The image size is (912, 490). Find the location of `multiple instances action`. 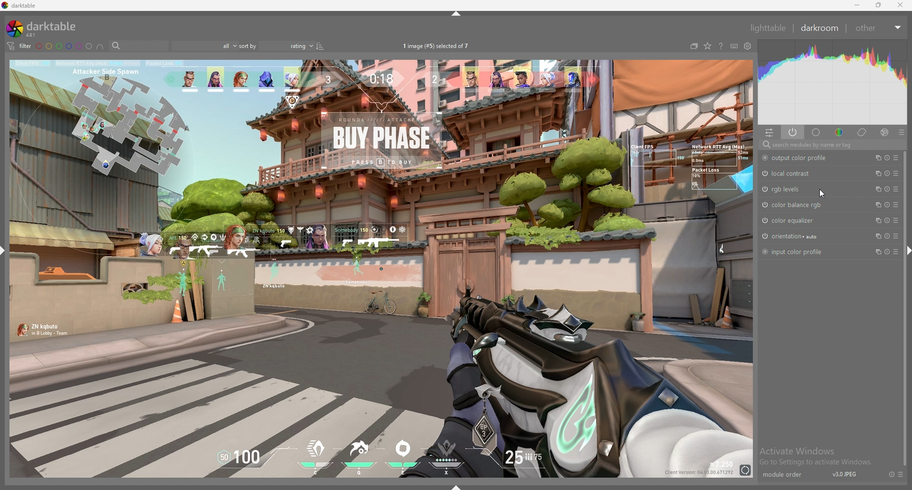

multiple instances action is located at coordinates (876, 252).